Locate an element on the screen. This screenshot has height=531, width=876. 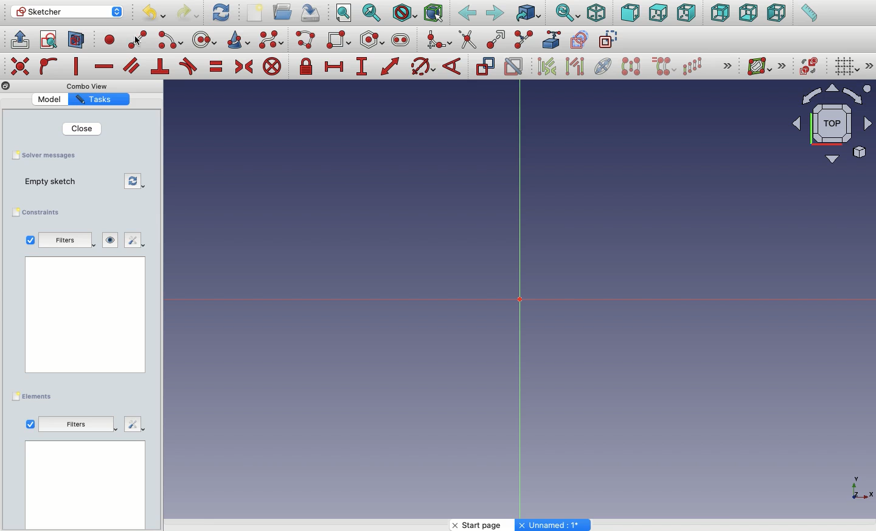
View section is located at coordinates (76, 41).